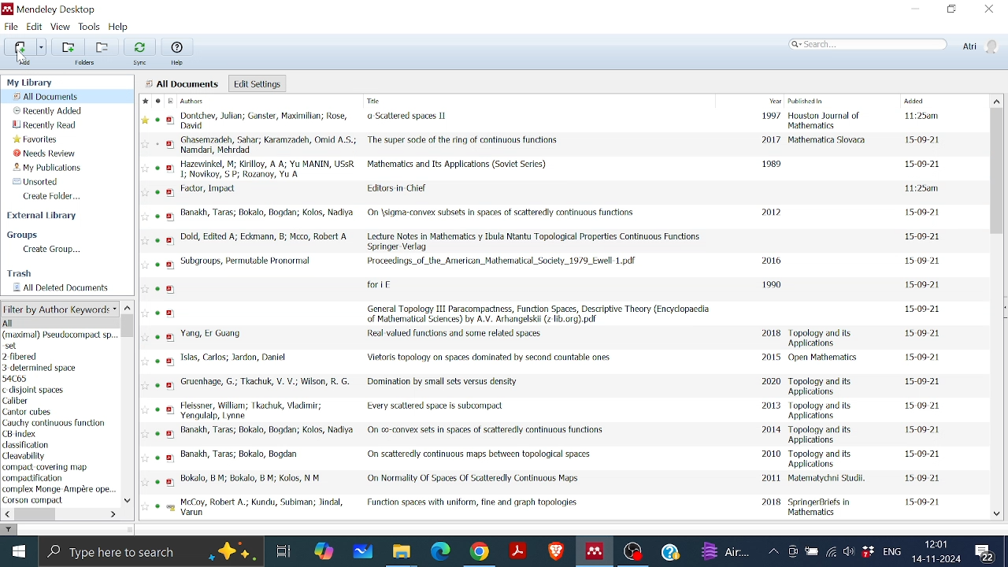 The image size is (1008, 567). What do you see at coordinates (728, 552) in the screenshot?
I see `weather` at bounding box center [728, 552].